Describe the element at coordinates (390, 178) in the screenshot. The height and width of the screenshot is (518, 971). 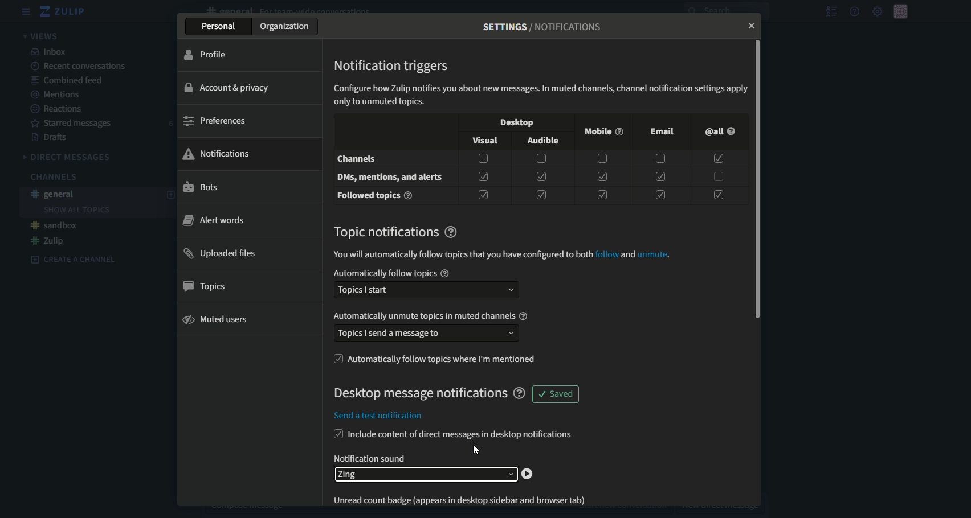
I see `text` at that location.